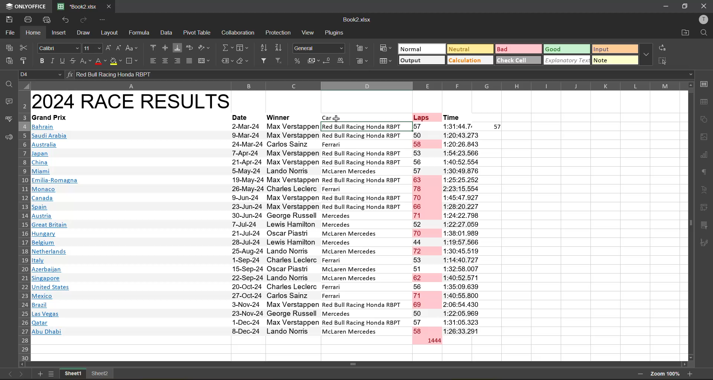 The height and width of the screenshot is (380, 713). Describe the element at coordinates (245, 62) in the screenshot. I see `clear` at that location.